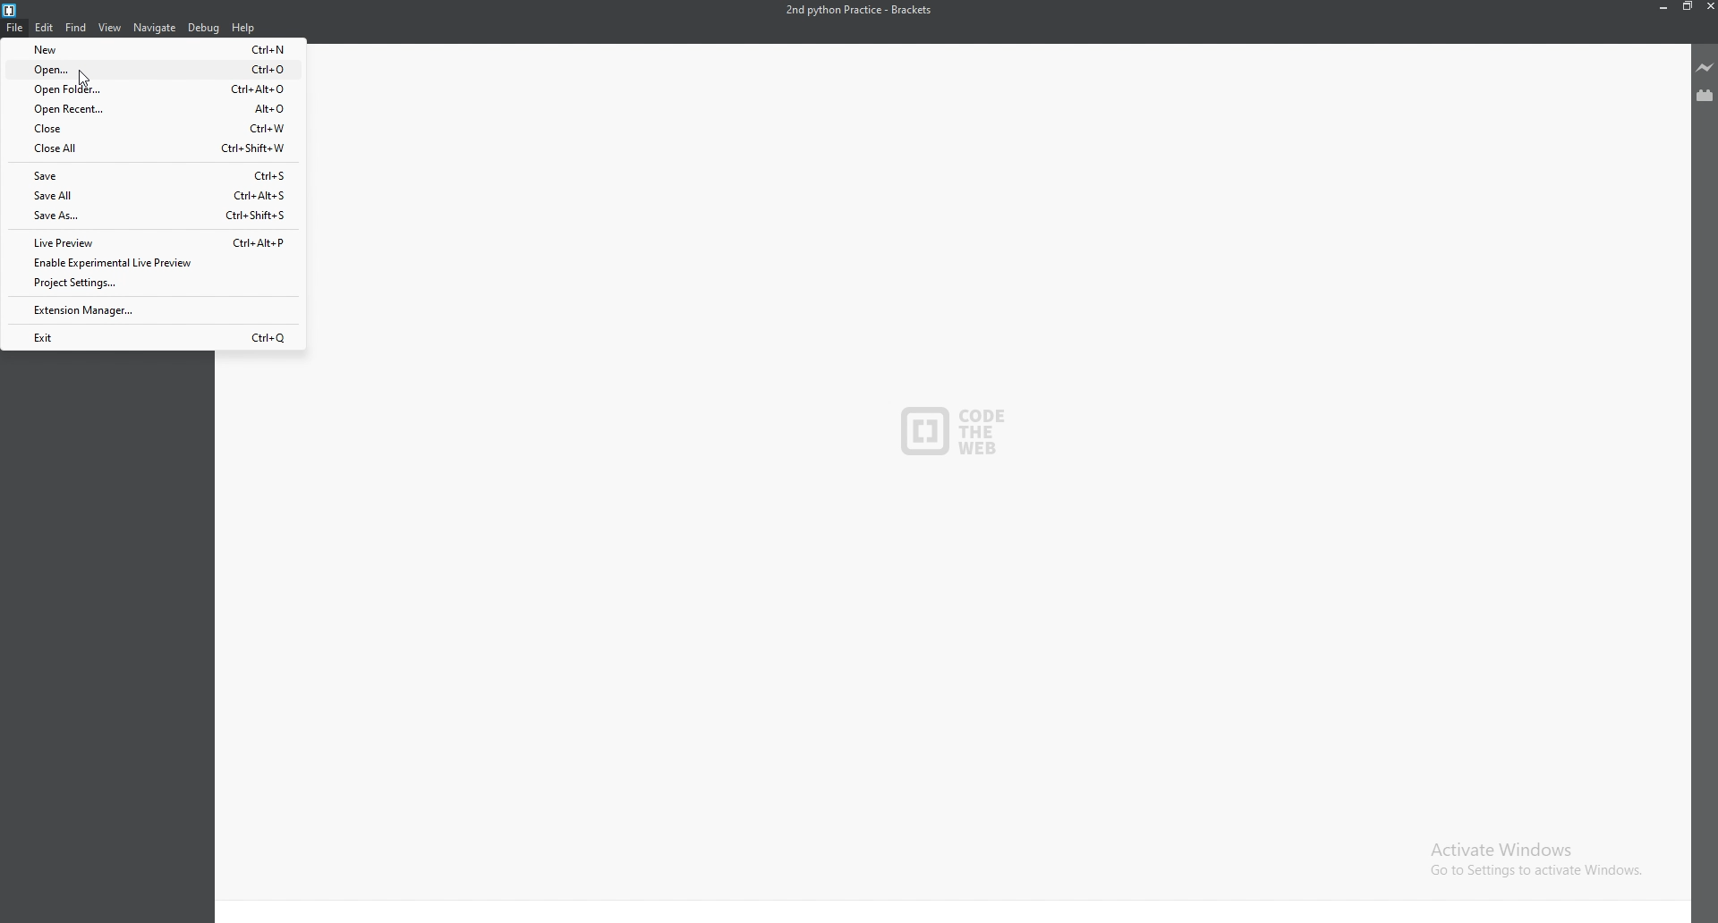 The image size is (1718, 923). What do you see at coordinates (863, 10) in the screenshot?
I see `2nd python practice - brackets` at bounding box center [863, 10].